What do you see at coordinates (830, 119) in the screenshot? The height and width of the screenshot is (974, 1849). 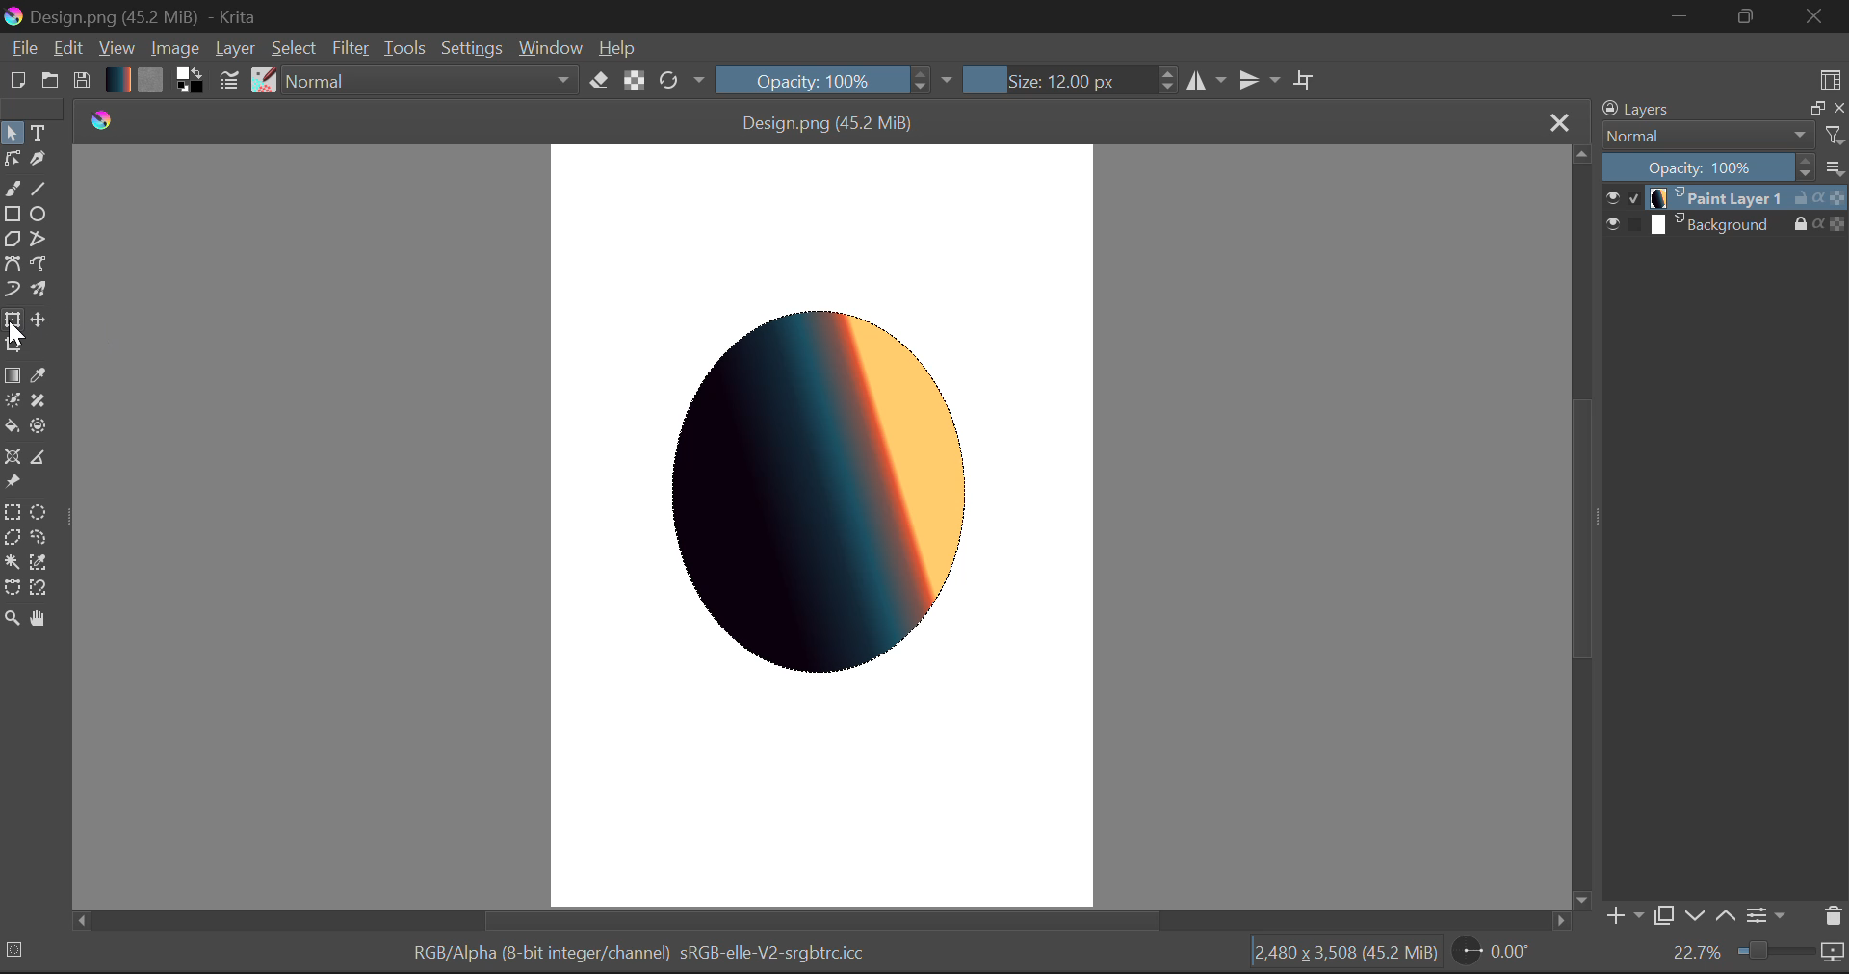 I see `File Name & Size` at bounding box center [830, 119].